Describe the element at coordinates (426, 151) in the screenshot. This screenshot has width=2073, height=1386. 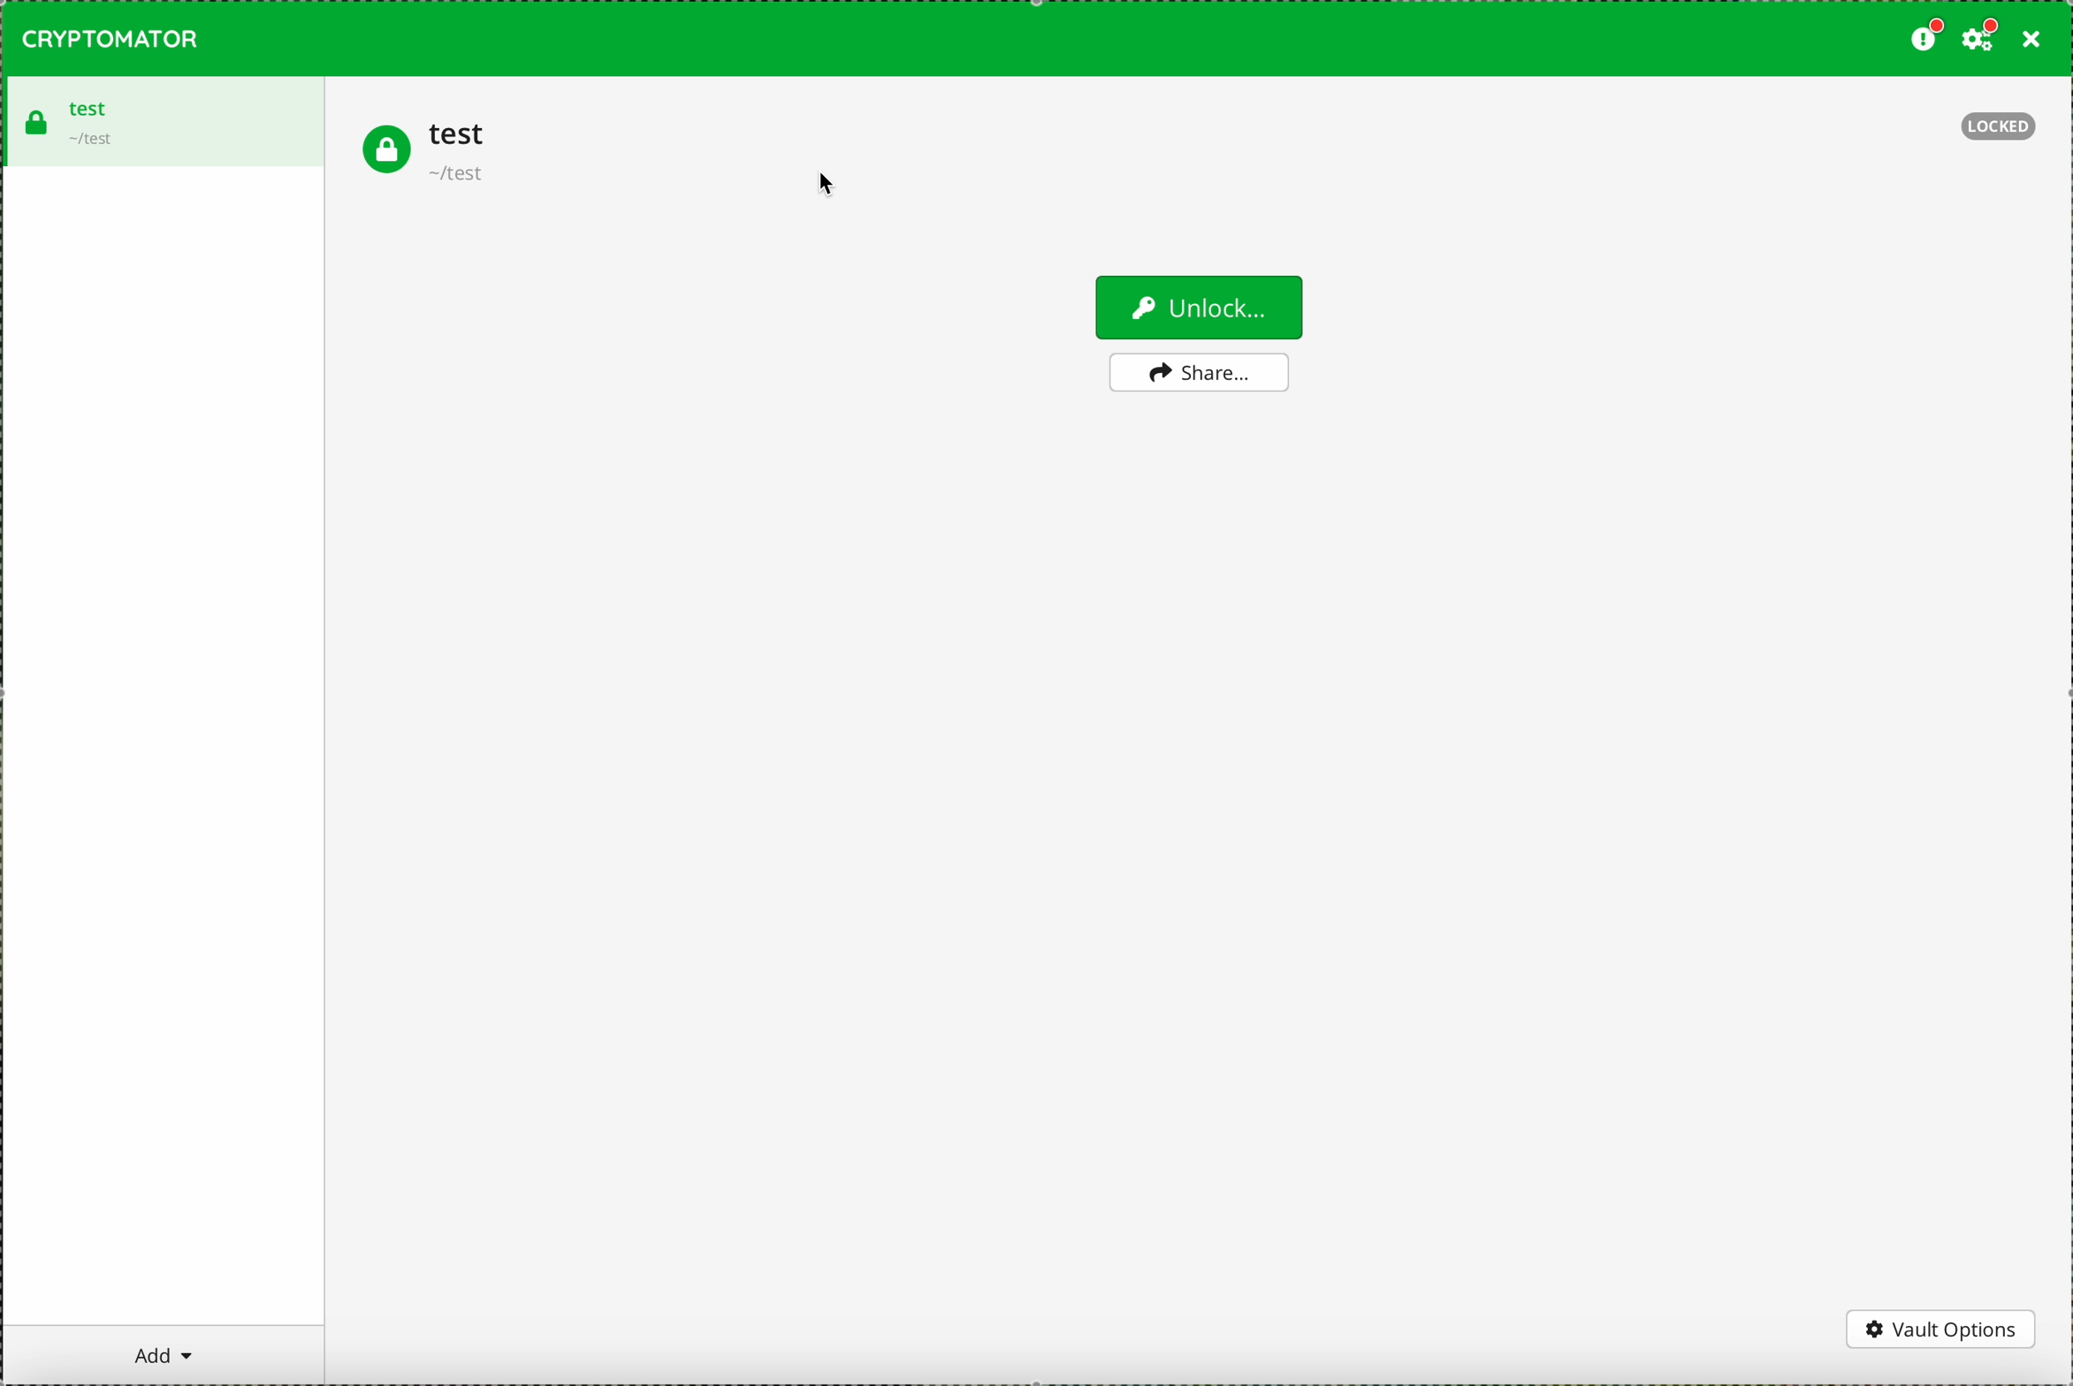
I see `test vault` at that location.